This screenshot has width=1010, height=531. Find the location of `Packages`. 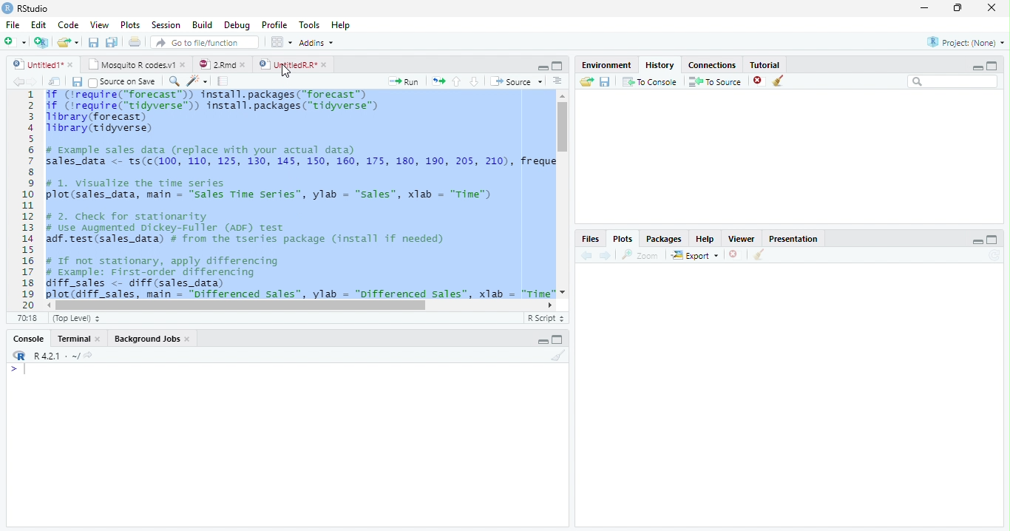

Packages is located at coordinates (665, 240).